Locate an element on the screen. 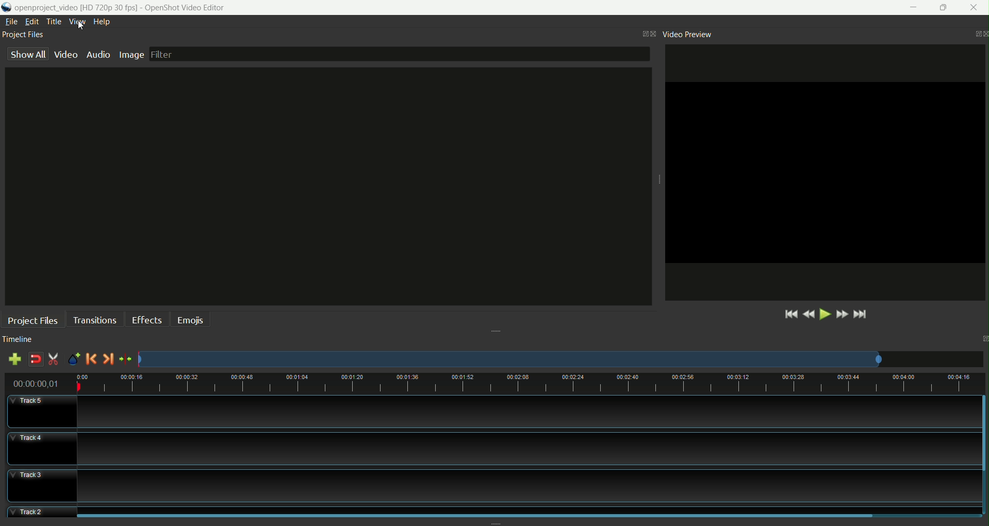 This screenshot has width=989, height=526. image is located at coordinates (133, 55).